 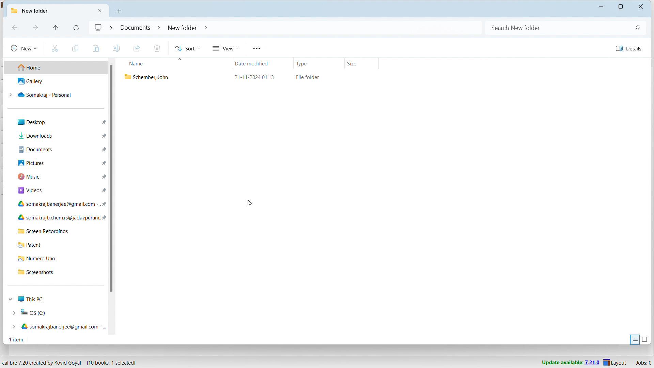 What do you see at coordinates (616, 362) in the screenshot?
I see `layout` at bounding box center [616, 362].